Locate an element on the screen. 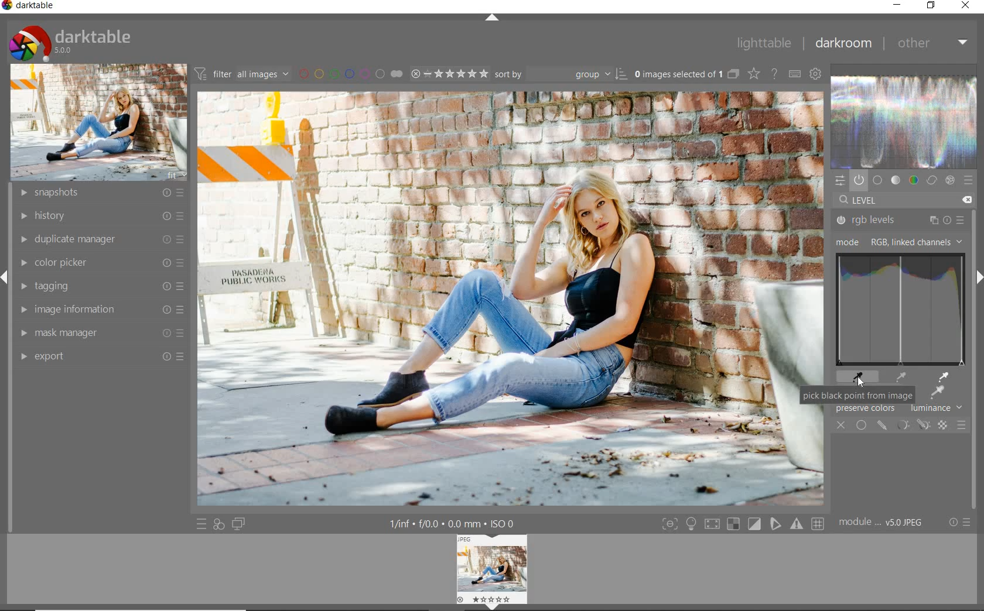 This screenshot has height=611, width=984. expand/collapse is located at coordinates (979, 279).